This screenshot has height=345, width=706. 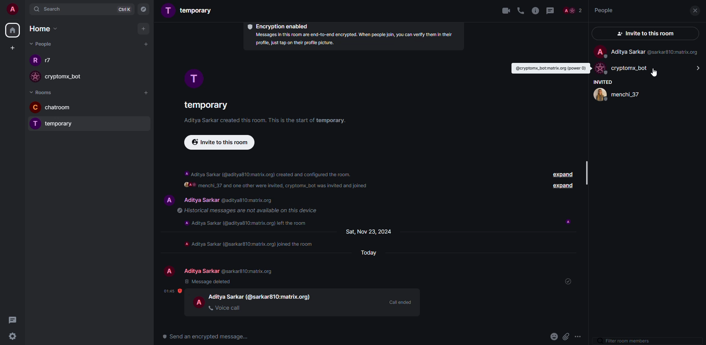 I want to click on home, so click(x=13, y=30).